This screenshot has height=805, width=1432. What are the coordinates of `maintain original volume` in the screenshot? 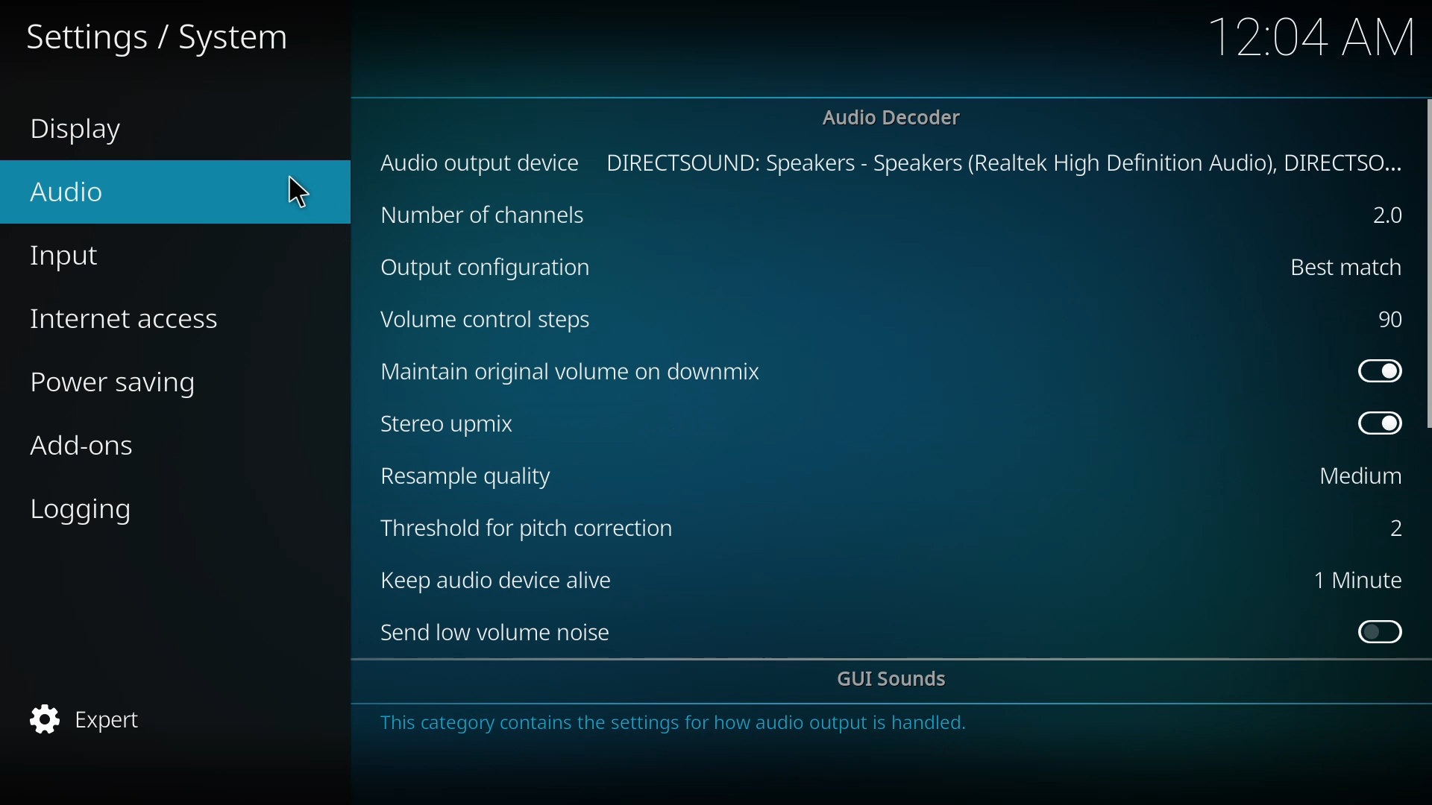 It's located at (584, 373).